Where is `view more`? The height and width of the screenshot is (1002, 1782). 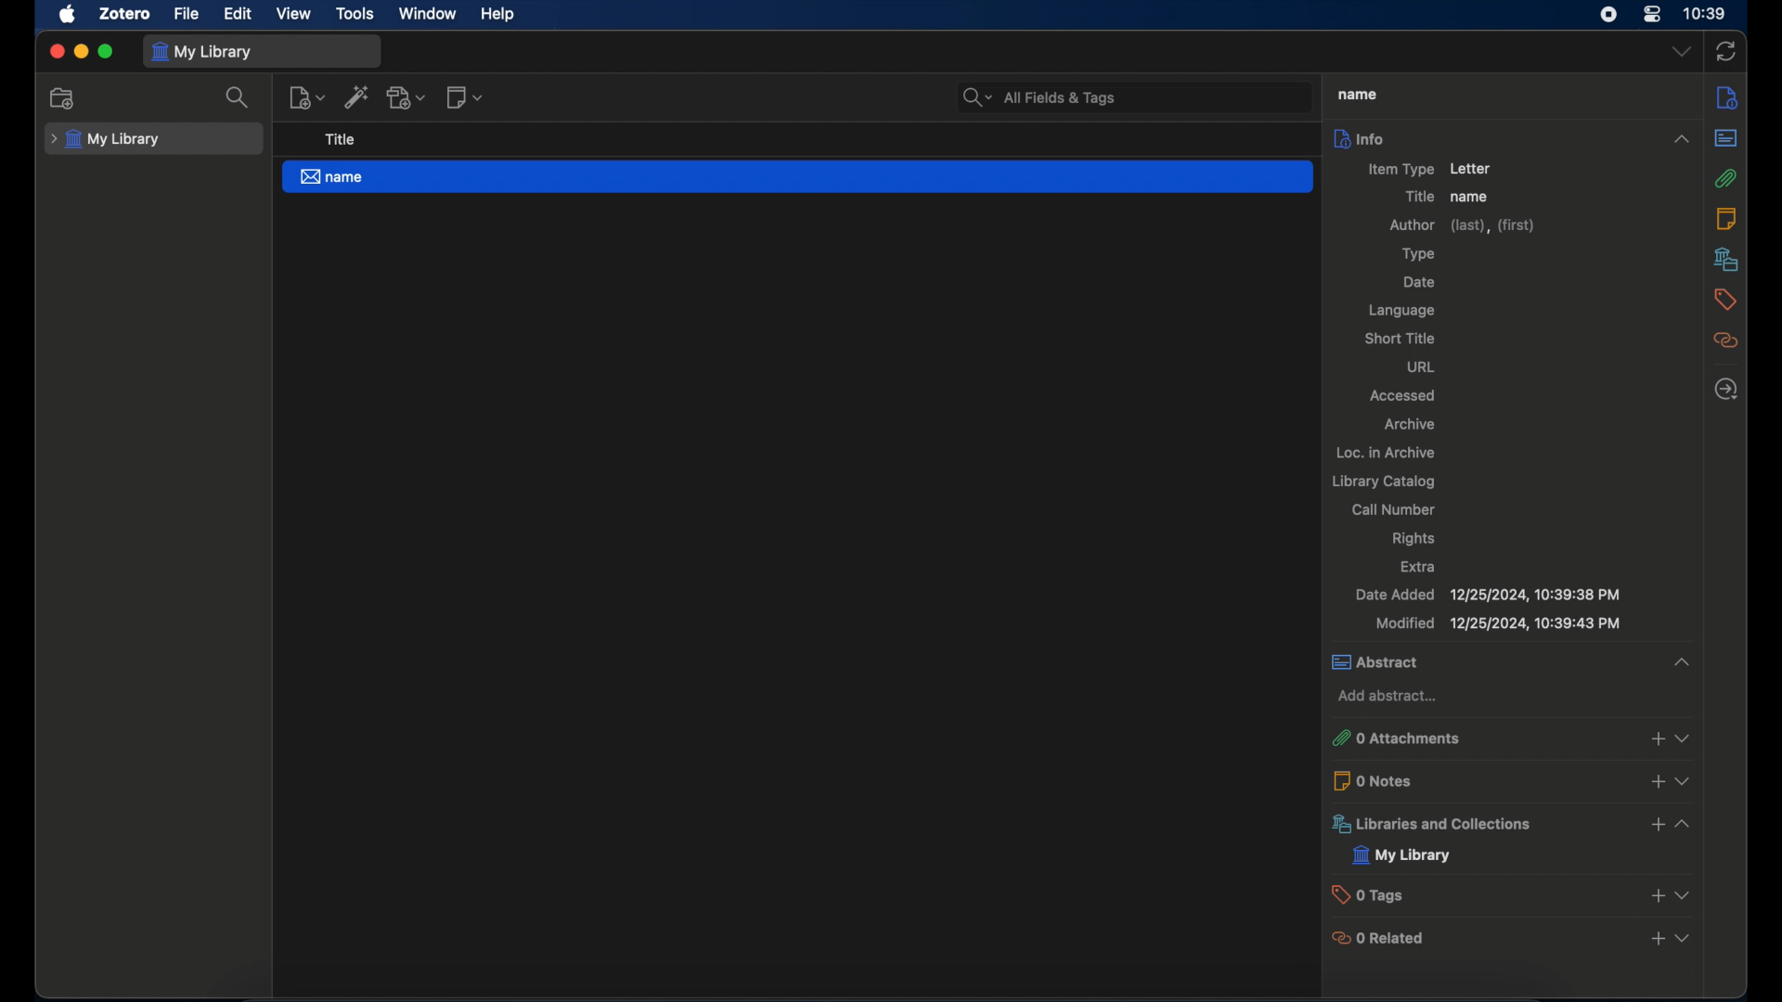
view more is located at coordinates (1685, 824).